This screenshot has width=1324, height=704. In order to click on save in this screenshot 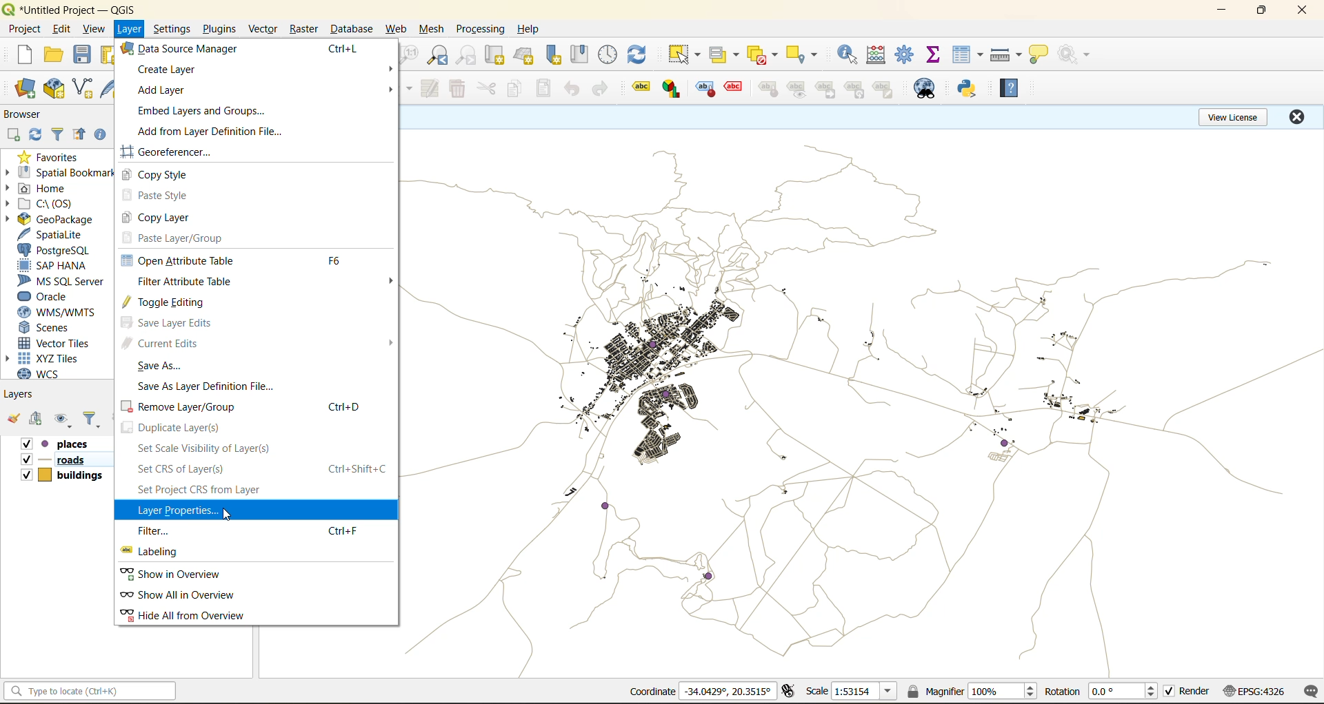, I will do `click(82, 53)`.